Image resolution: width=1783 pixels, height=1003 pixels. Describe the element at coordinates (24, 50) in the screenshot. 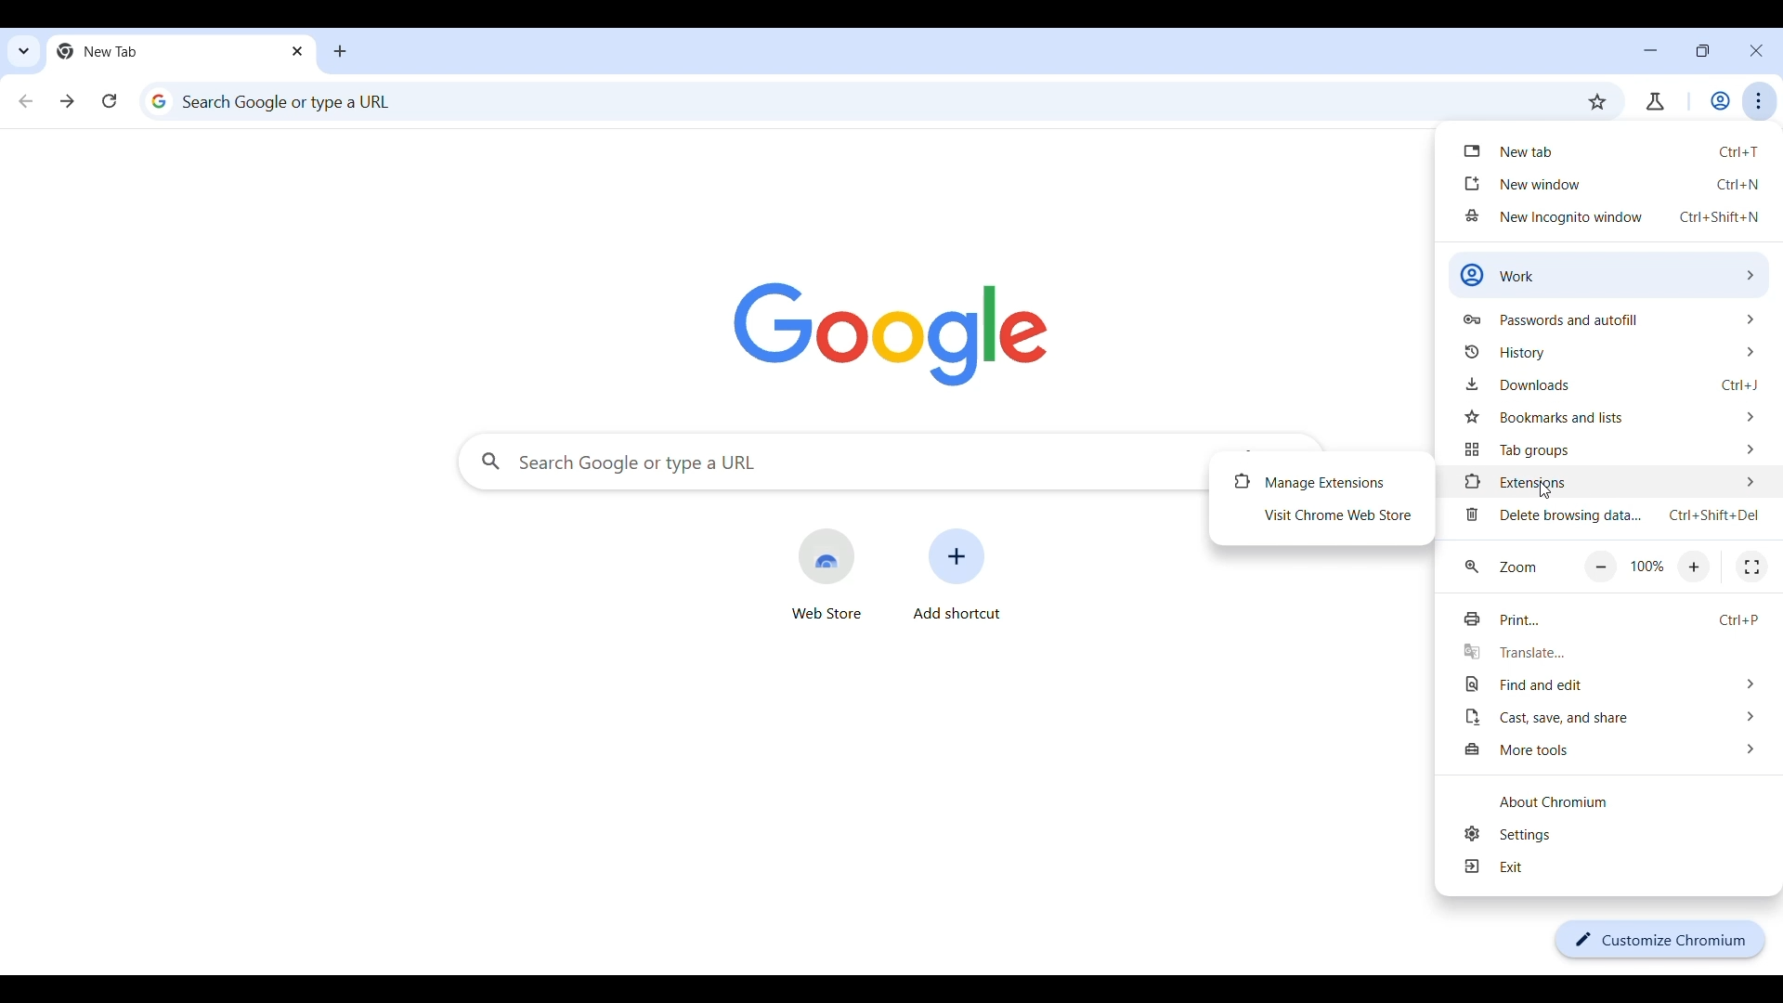

I see `Quick search tabs` at that location.